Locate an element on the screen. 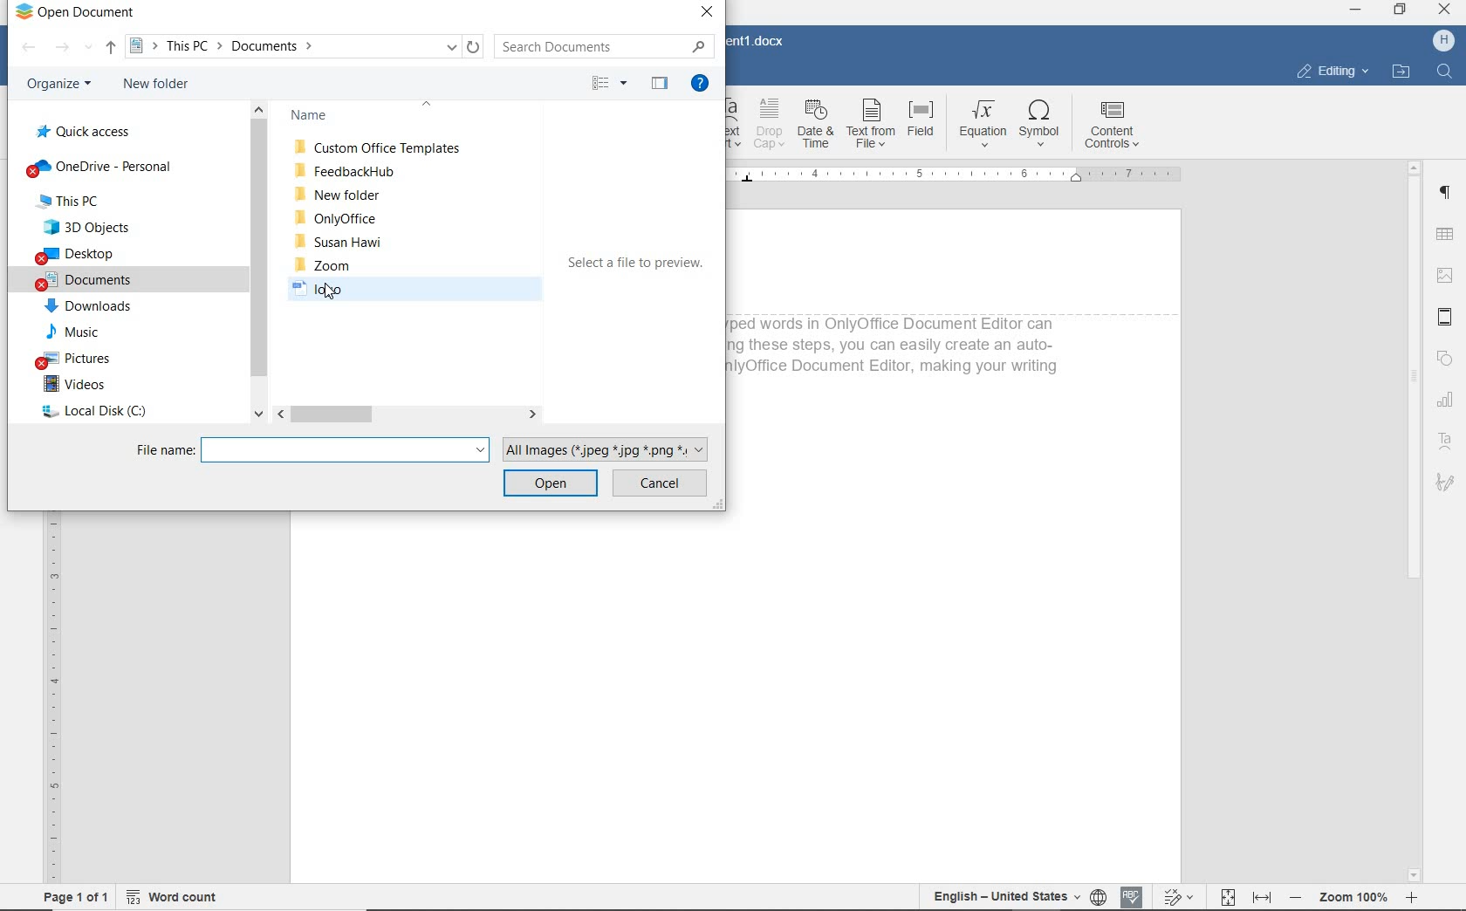 Image resolution: width=1466 pixels, height=911 pixels. SHAPE is located at coordinates (1446, 360).